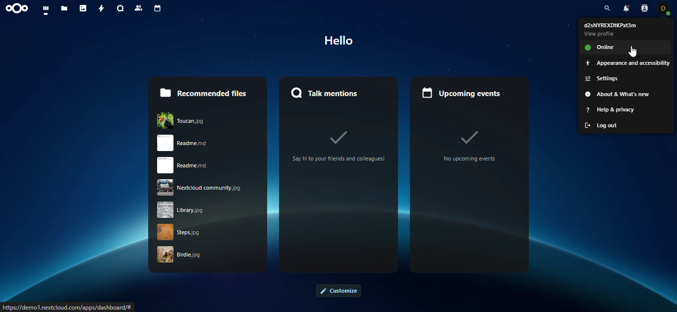 Image resolution: width=677 pixels, height=312 pixels. I want to click on dashboard, so click(47, 11).